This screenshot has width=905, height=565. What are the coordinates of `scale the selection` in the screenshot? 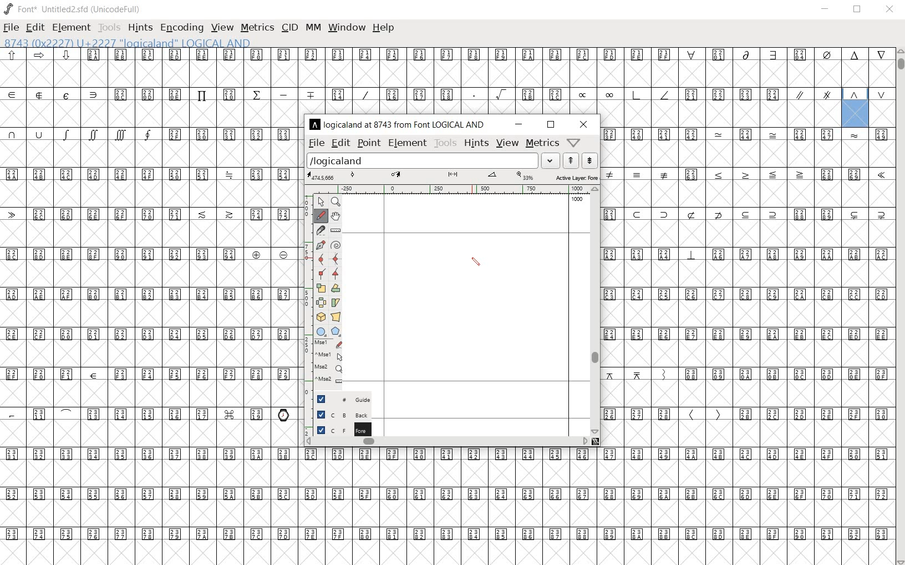 It's located at (322, 289).